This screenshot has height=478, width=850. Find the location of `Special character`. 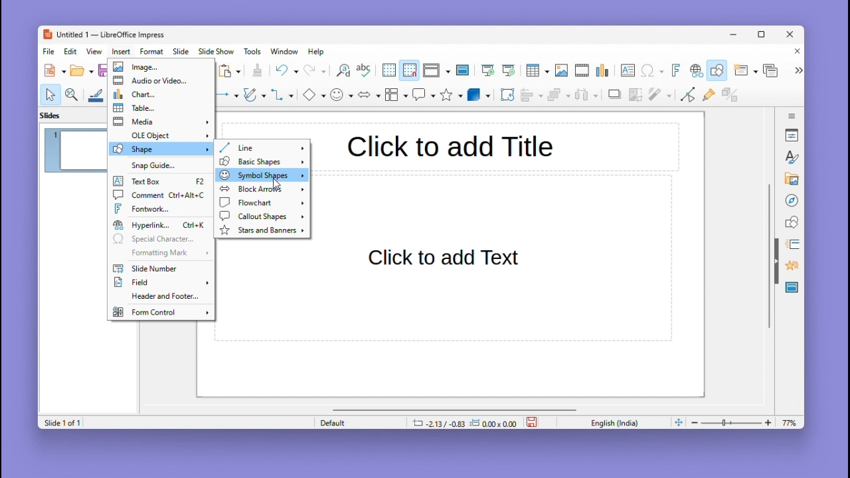

Special character is located at coordinates (161, 240).